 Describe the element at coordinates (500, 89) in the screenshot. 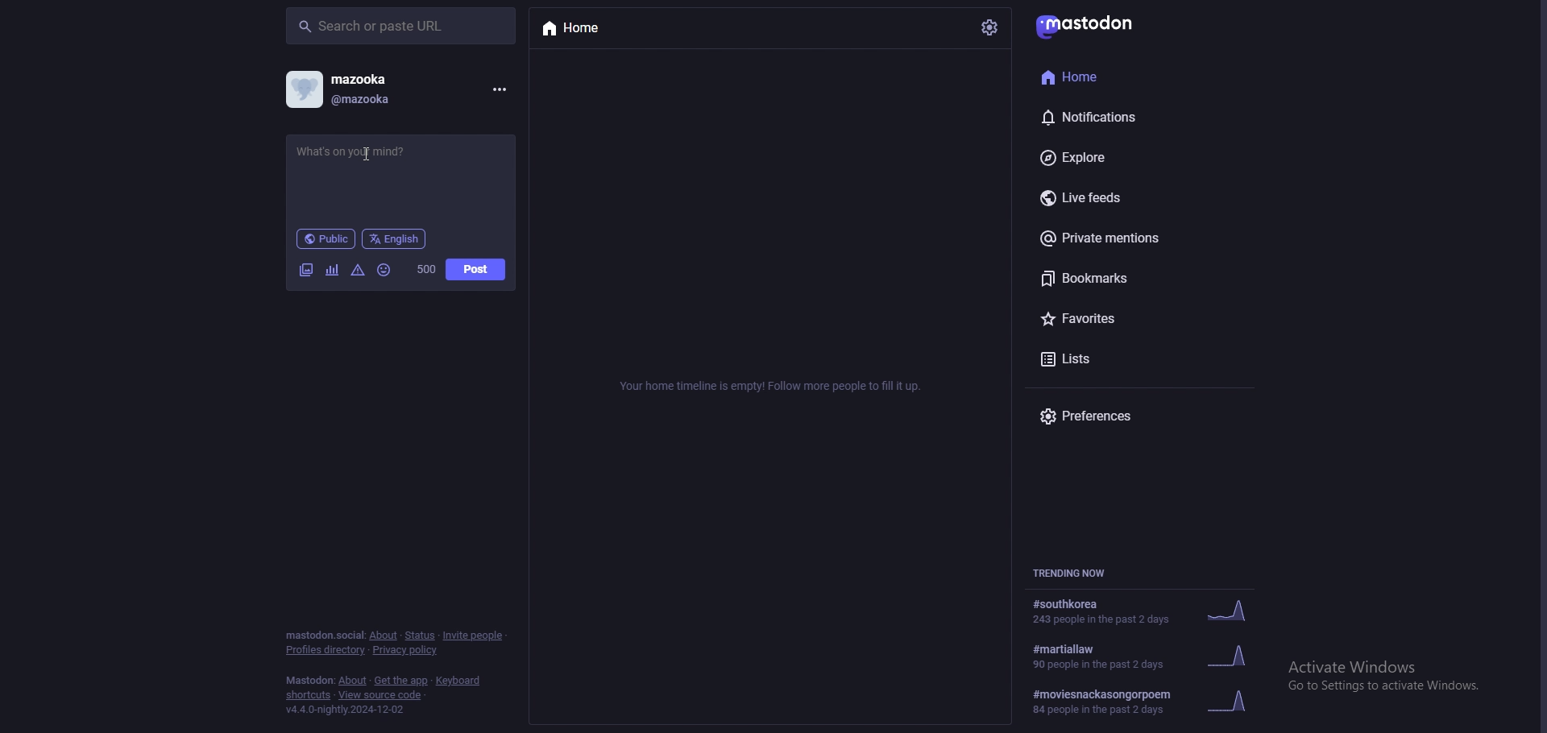

I see `menu` at that location.